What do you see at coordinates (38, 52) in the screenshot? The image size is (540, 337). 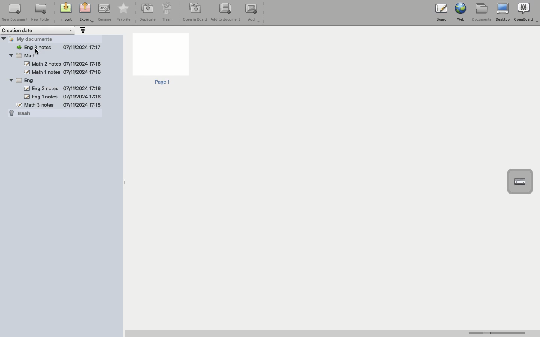 I see `cursor` at bounding box center [38, 52].